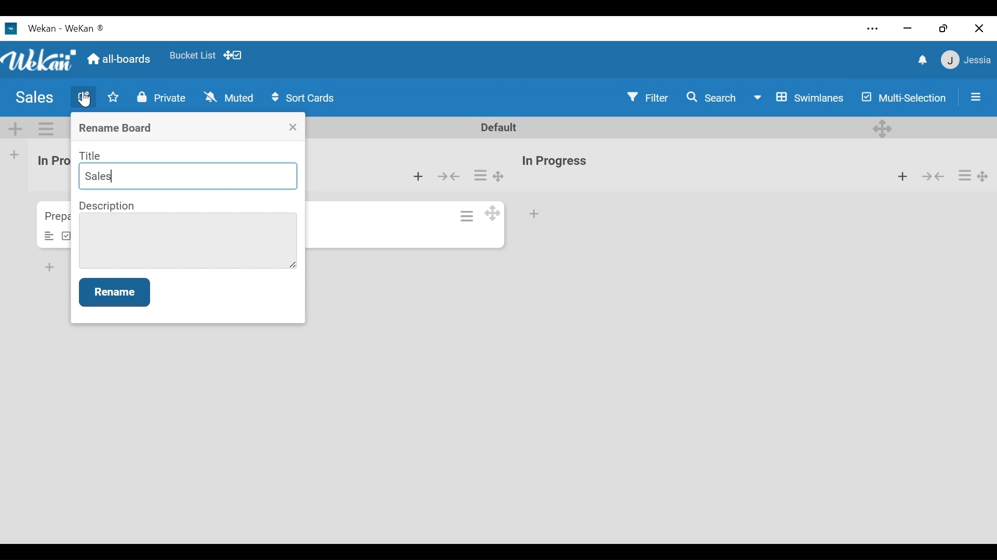 The height and width of the screenshot is (560, 997). What do you see at coordinates (480, 174) in the screenshot?
I see `List actions` at bounding box center [480, 174].